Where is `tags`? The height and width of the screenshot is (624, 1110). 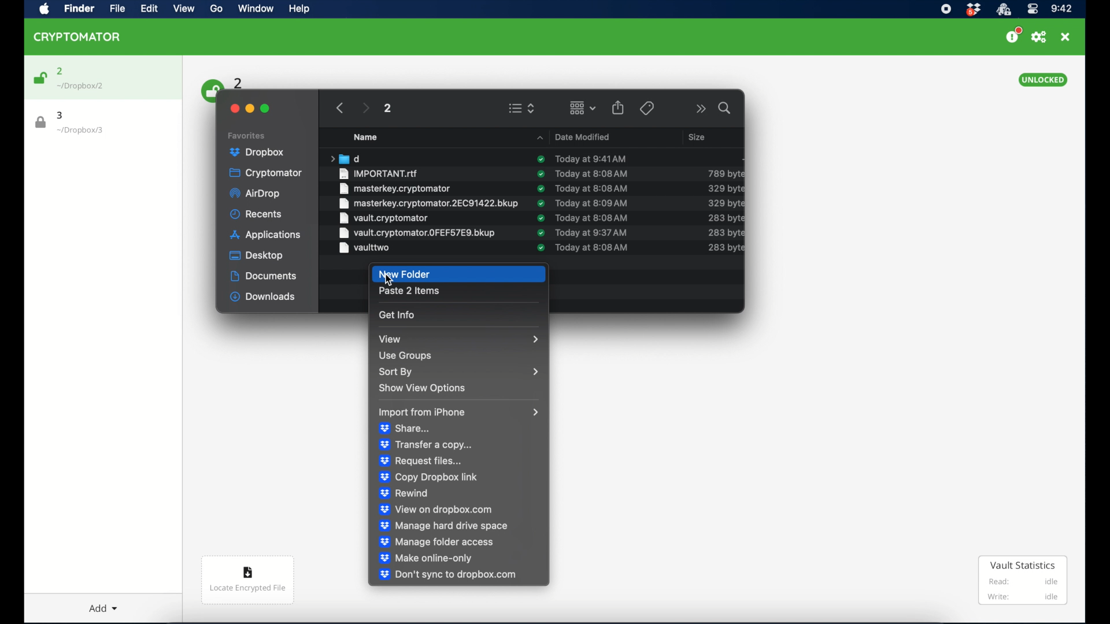 tags is located at coordinates (646, 108).